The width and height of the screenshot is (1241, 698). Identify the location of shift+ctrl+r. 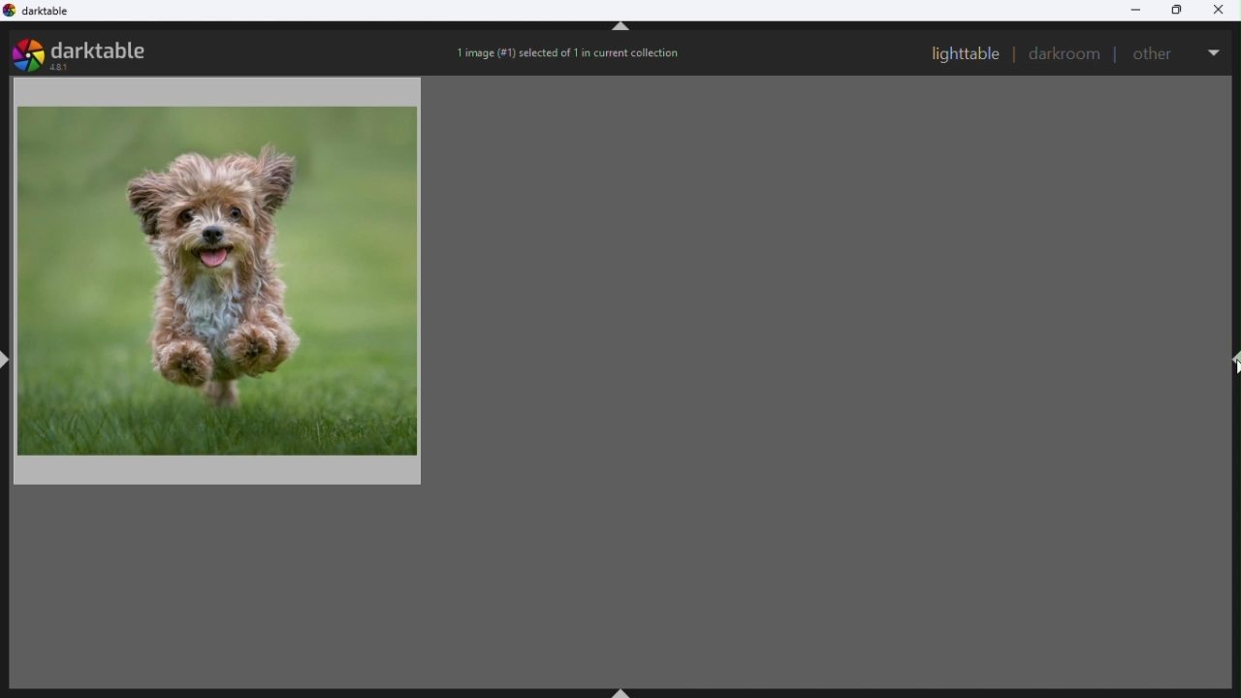
(1233, 361).